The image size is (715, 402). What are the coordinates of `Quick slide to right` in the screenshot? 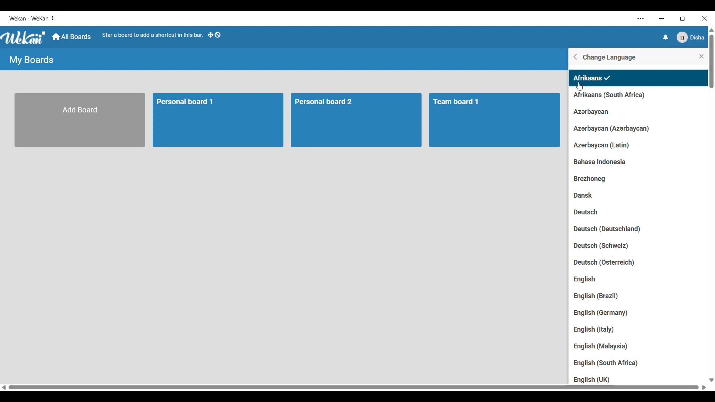 It's located at (704, 387).